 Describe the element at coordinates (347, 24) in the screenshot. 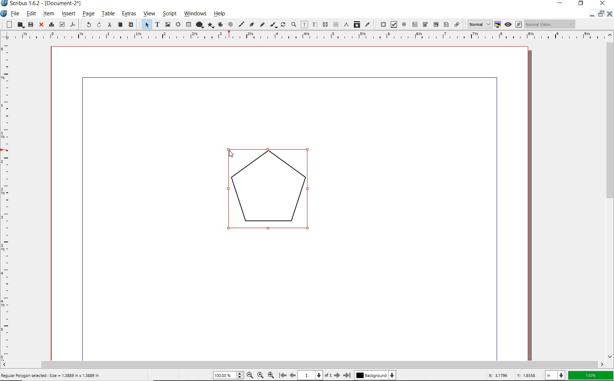

I see `measurements` at that location.